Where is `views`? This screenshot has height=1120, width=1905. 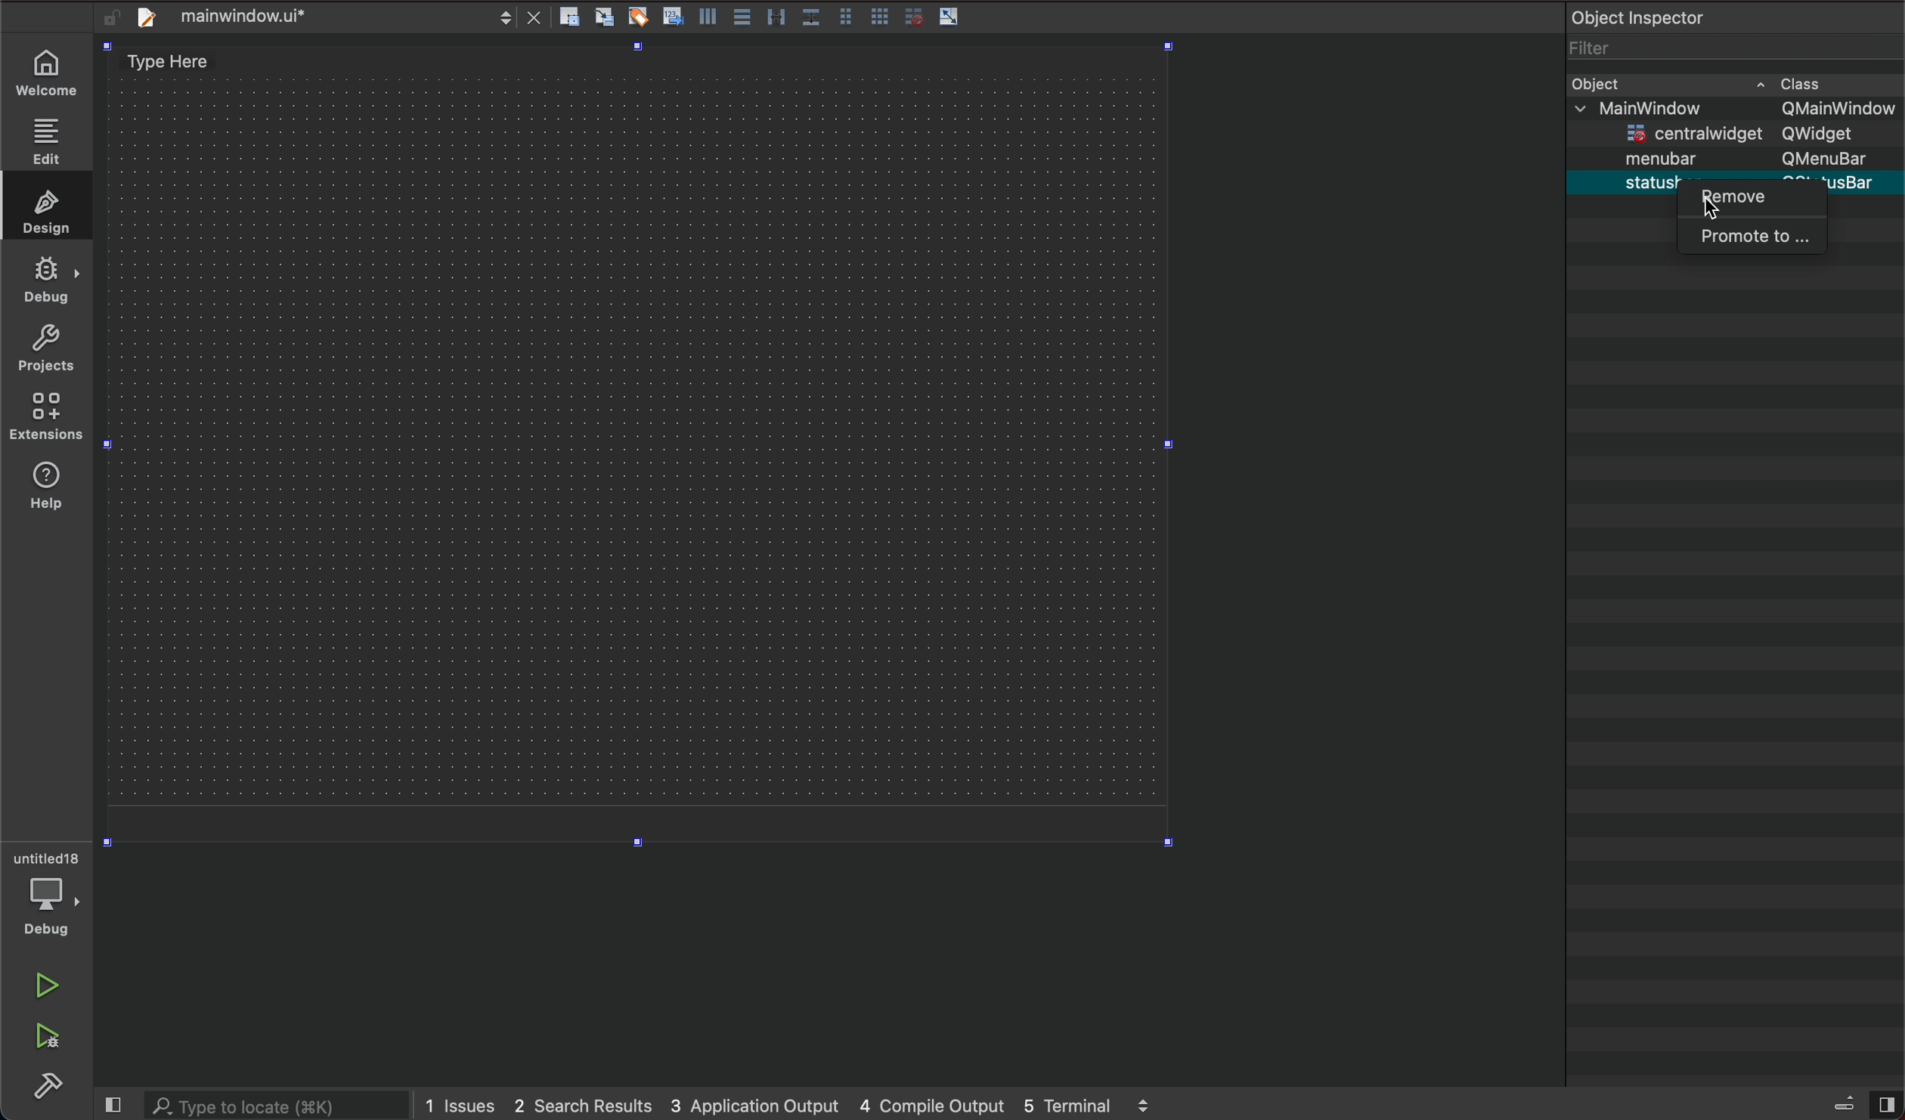 views is located at coordinates (1863, 1103).